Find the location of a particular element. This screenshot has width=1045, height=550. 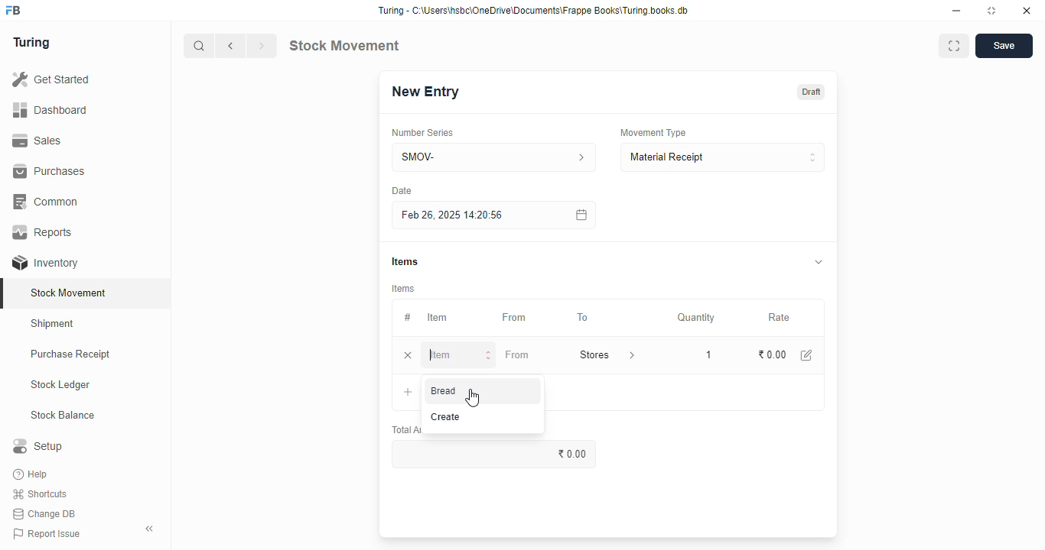

movement type is located at coordinates (653, 132).